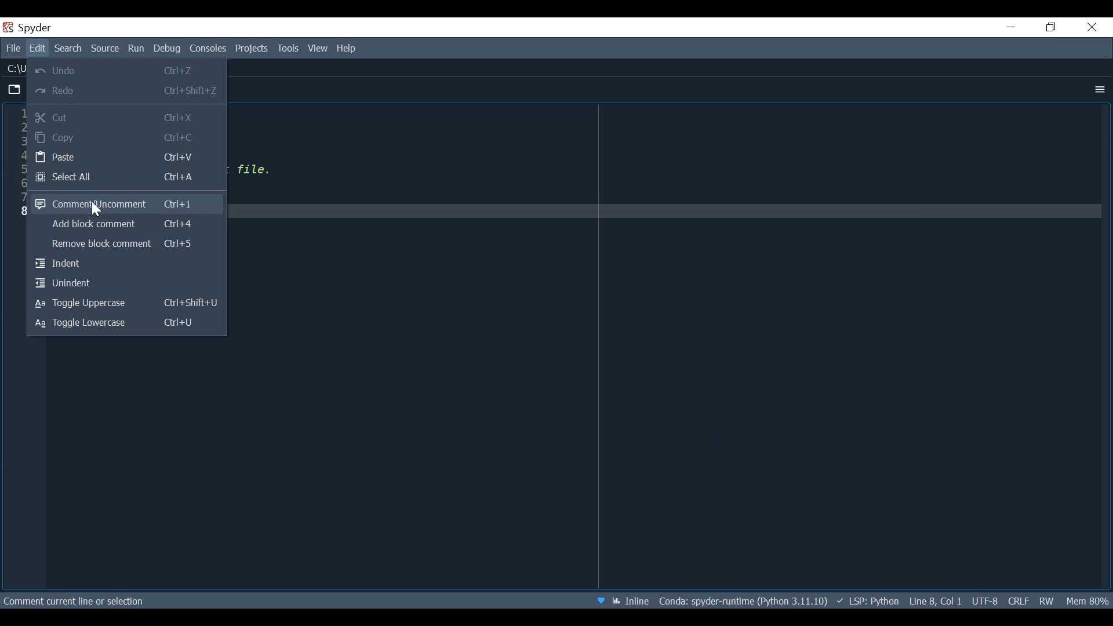  What do you see at coordinates (126, 117) in the screenshot?
I see `Cut` at bounding box center [126, 117].